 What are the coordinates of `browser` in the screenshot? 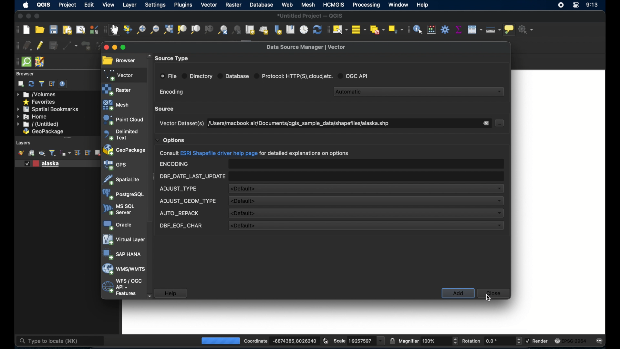 It's located at (119, 61).